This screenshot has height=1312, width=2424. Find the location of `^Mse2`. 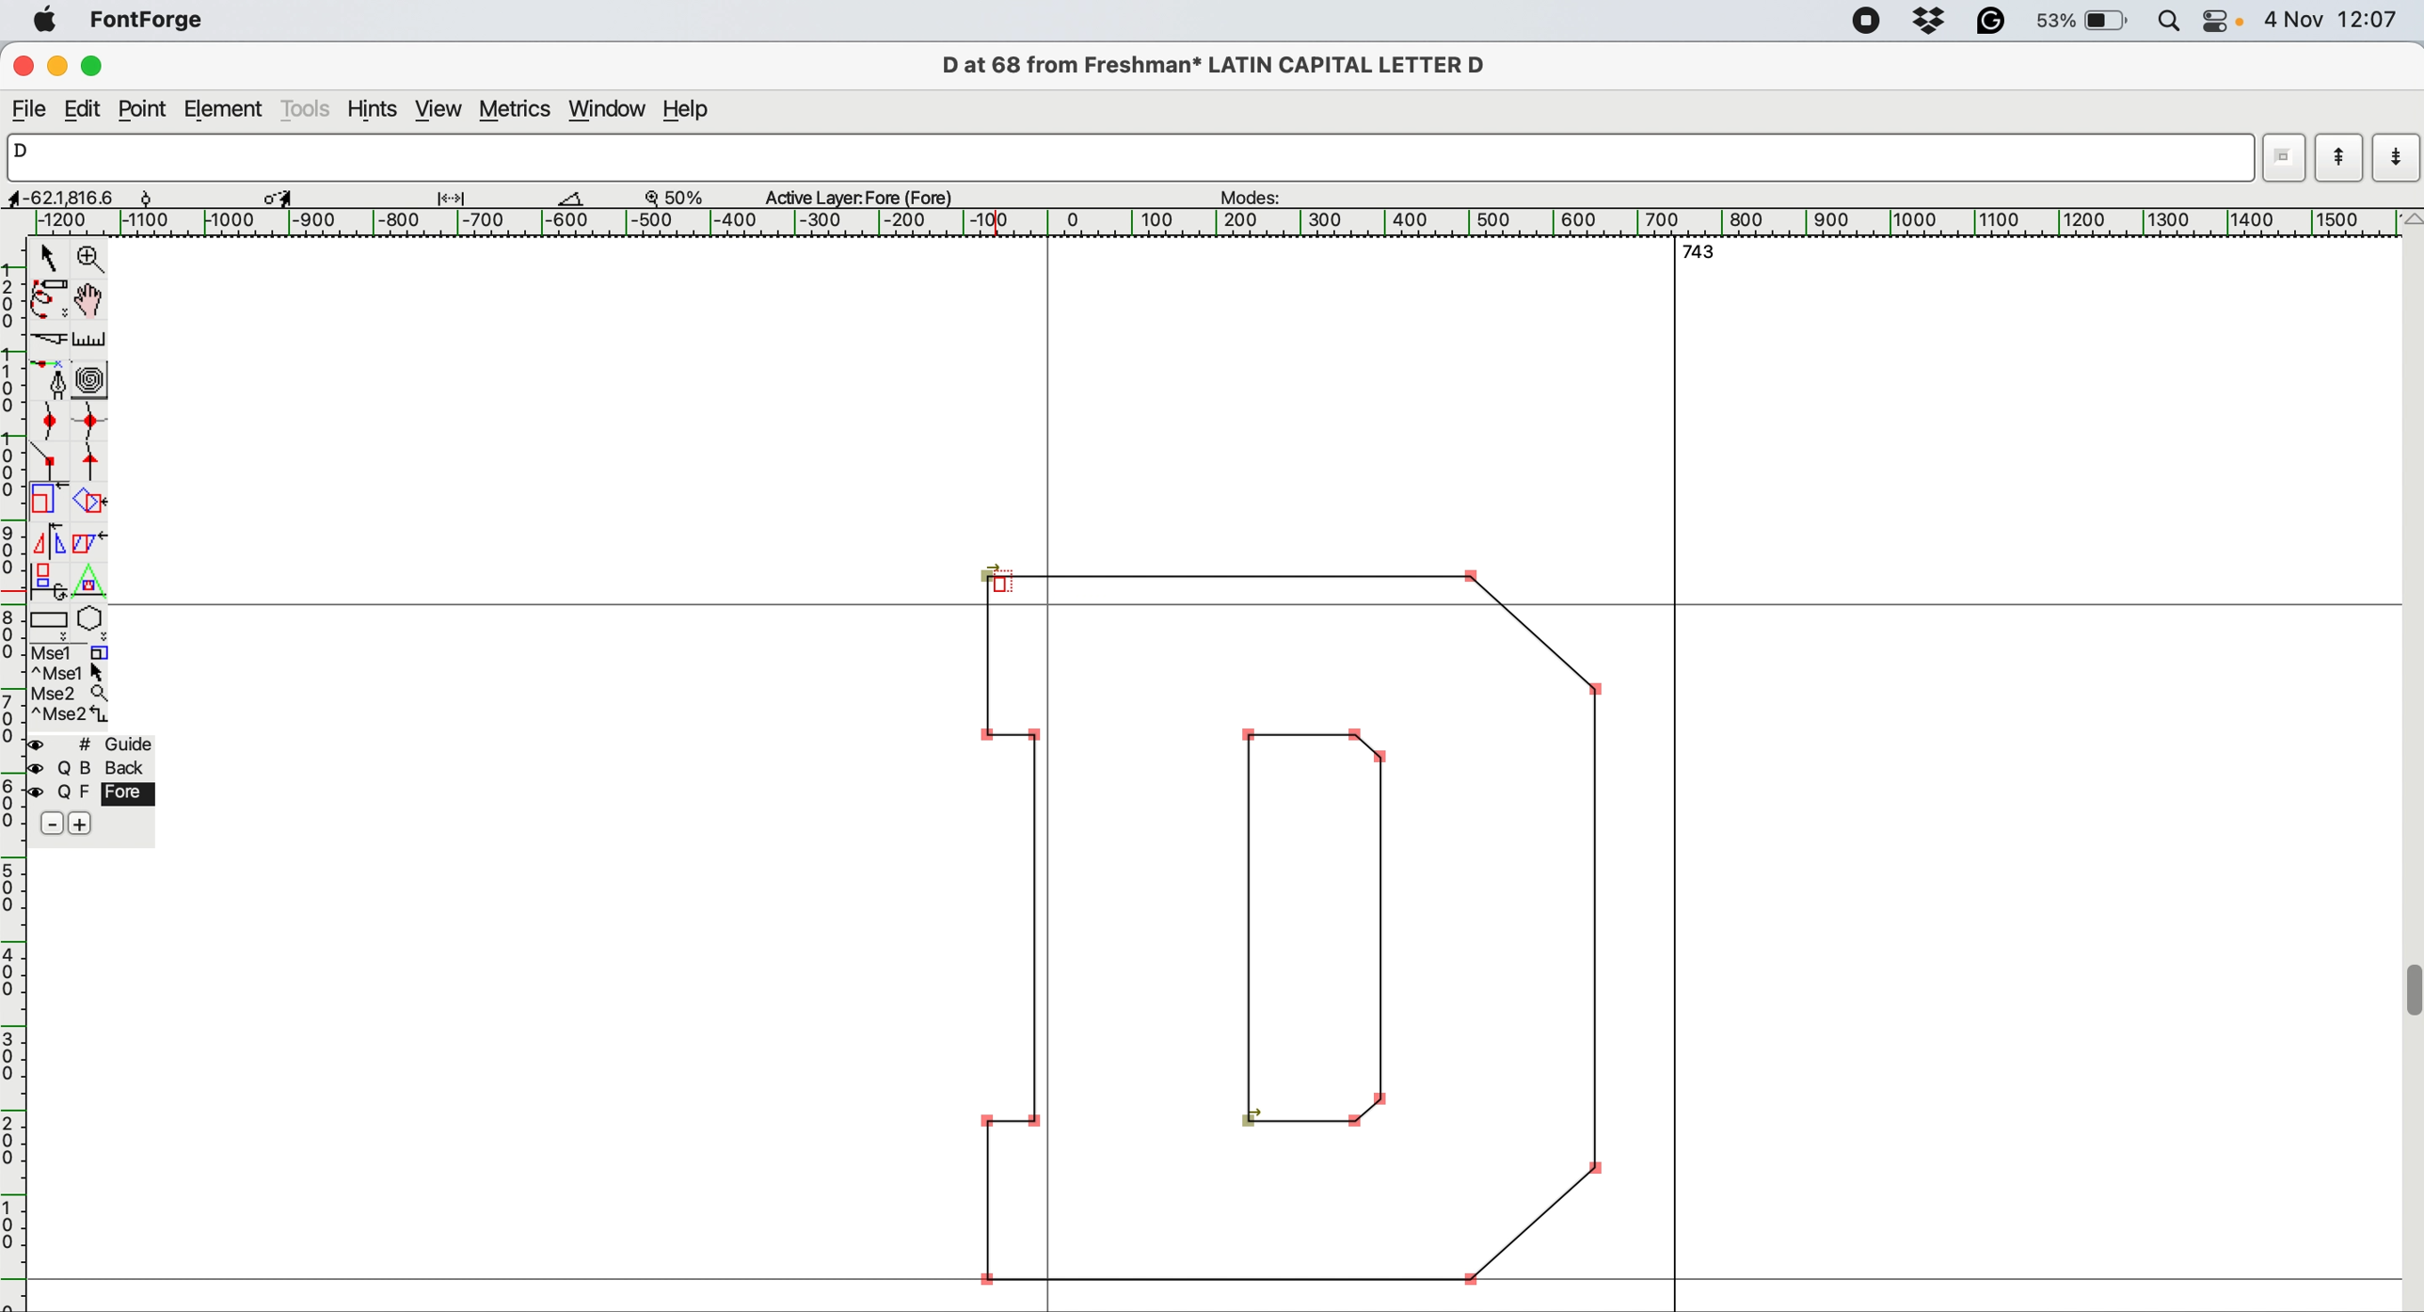

^Mse2 is located at coordinates (71, 716).